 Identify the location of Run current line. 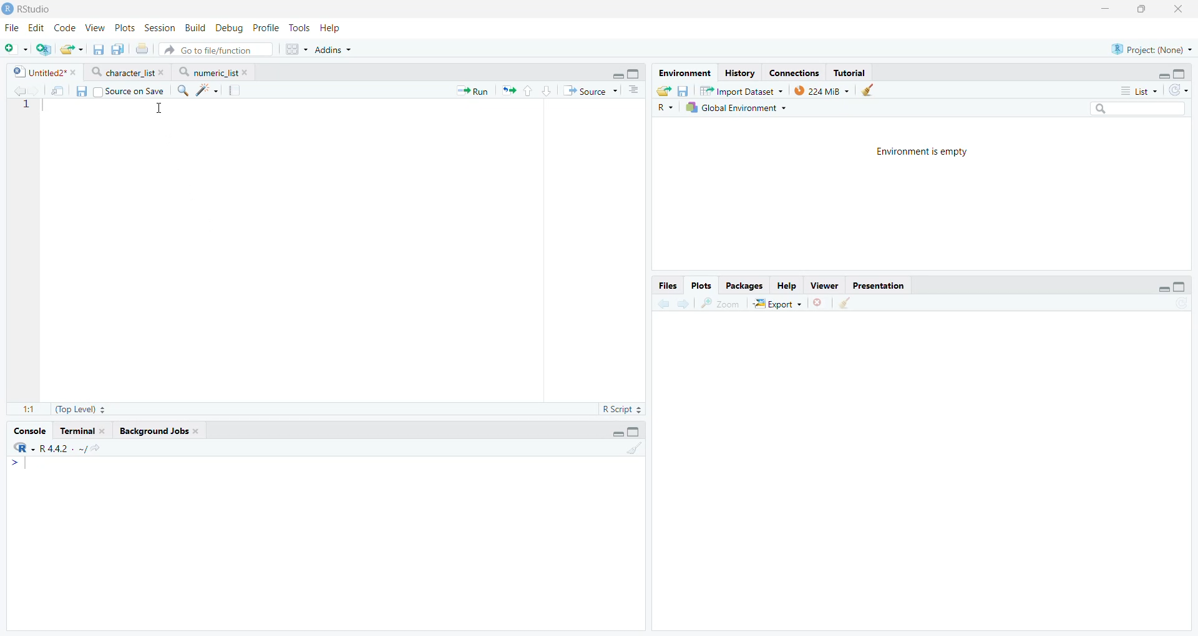
(470, 91).